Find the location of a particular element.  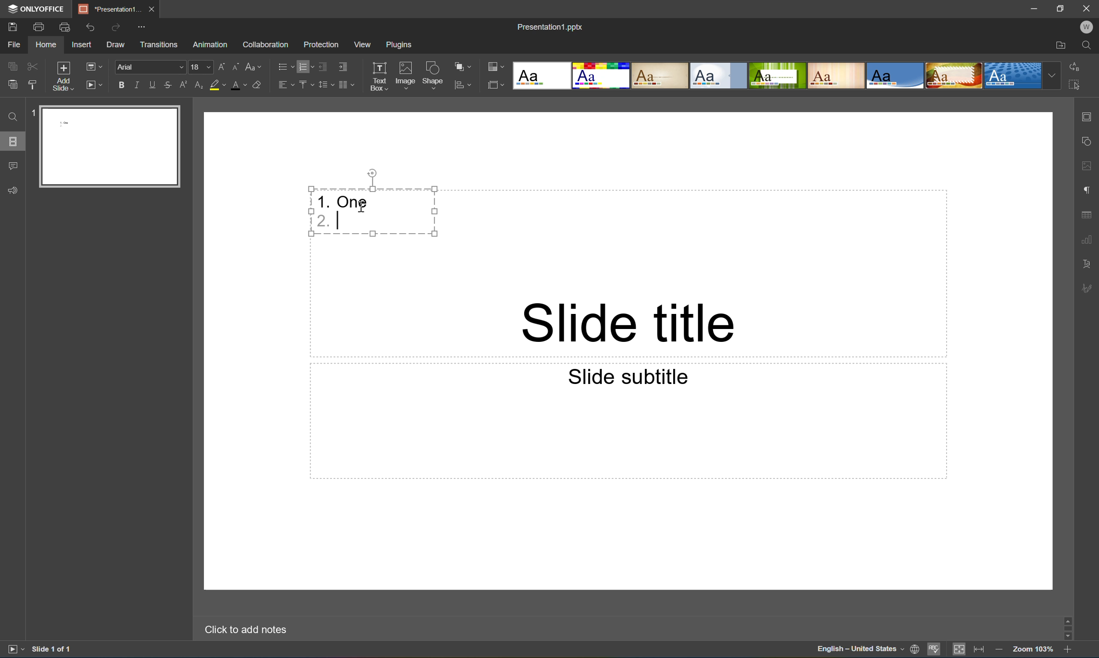

Font size is located at coordinates (202, 68).